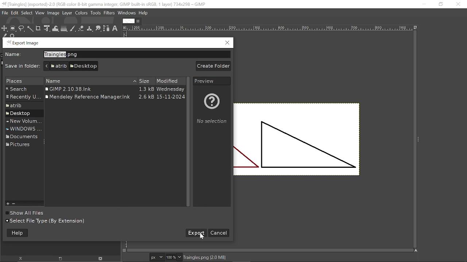  I want to click on Layer, so click(67, 13).